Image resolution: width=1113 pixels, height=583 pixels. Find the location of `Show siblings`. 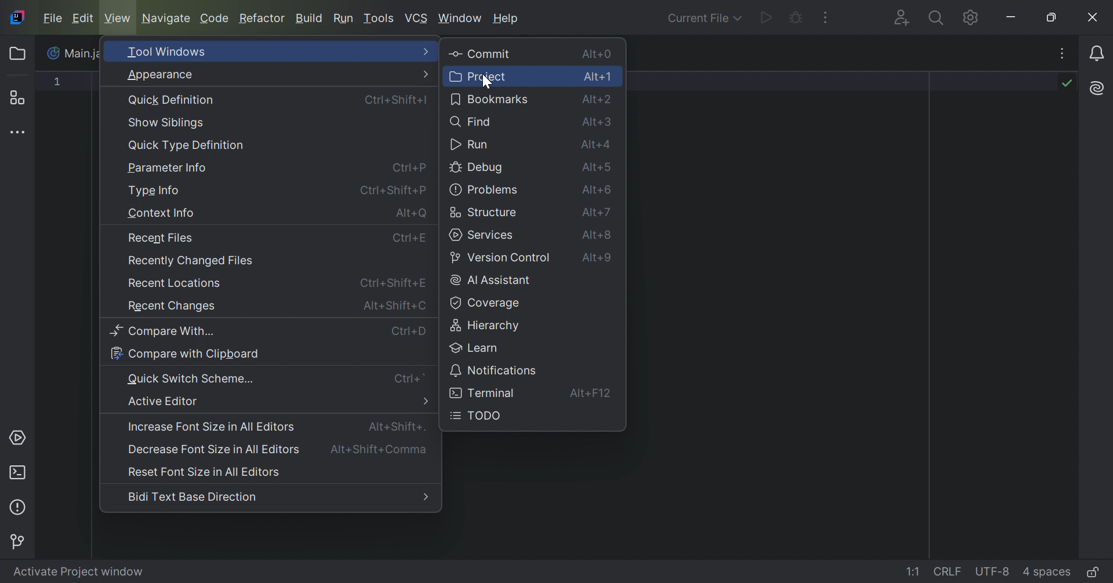

Show siblings is located at coordinates (168, 123).